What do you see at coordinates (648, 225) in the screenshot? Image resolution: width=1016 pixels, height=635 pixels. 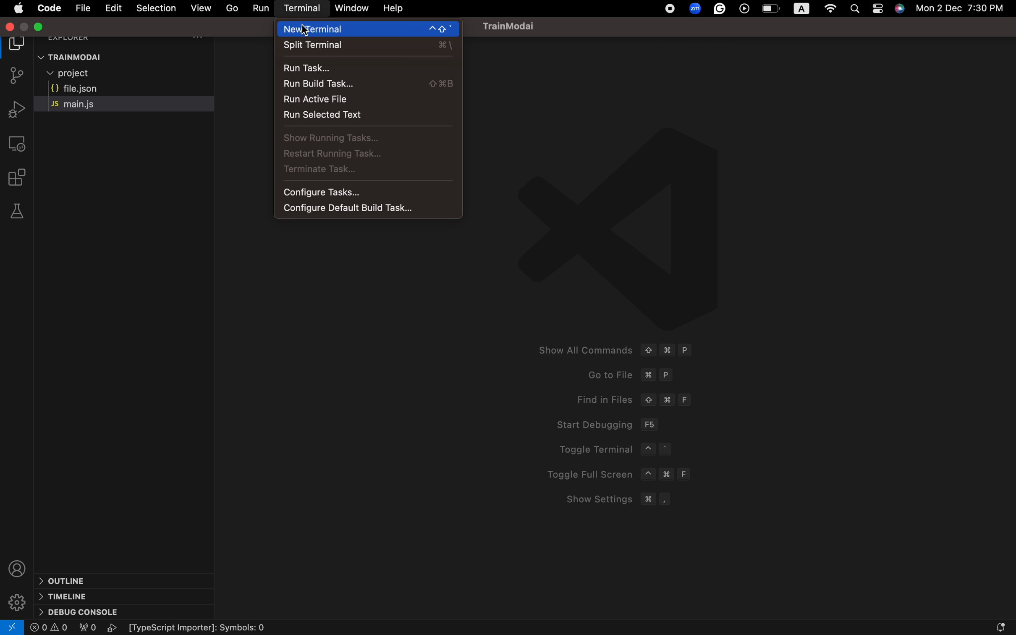 I see `Logo` at bounding box center [648, 225].